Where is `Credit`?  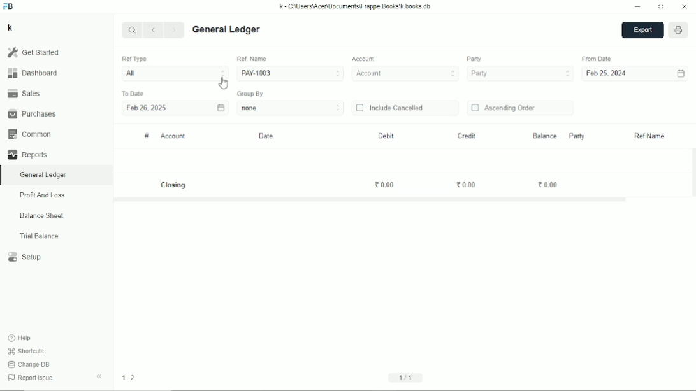 Credit is located at coordinates (466, 136).